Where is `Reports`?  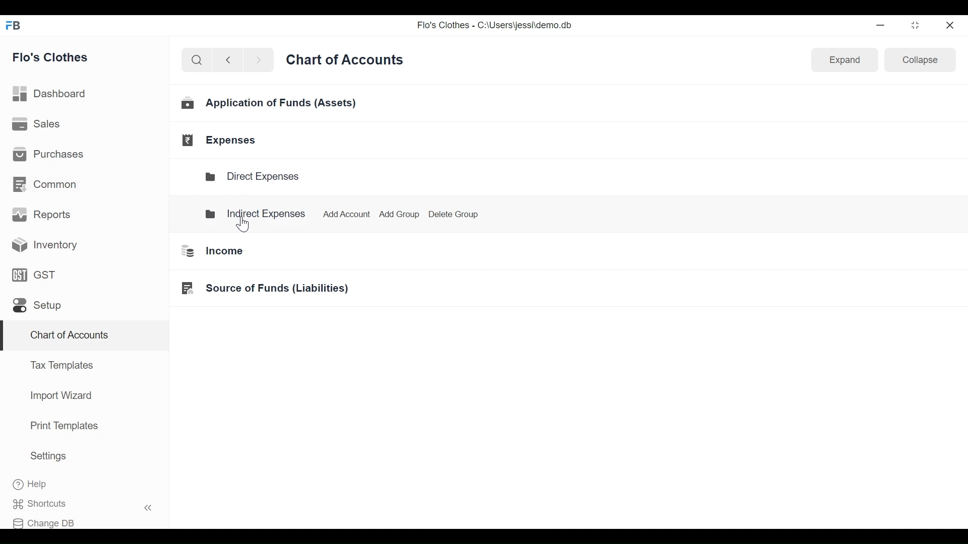 Reports is located at coordinates (43, 217).